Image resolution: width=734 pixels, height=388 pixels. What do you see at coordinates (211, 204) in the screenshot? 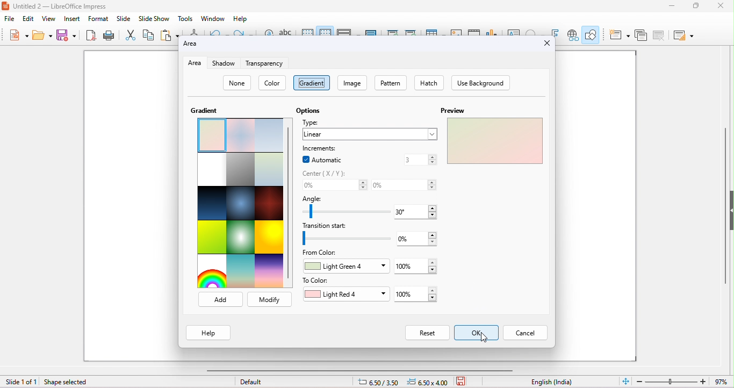
I see `Gradient option 7` at bounding box center [211, 204].